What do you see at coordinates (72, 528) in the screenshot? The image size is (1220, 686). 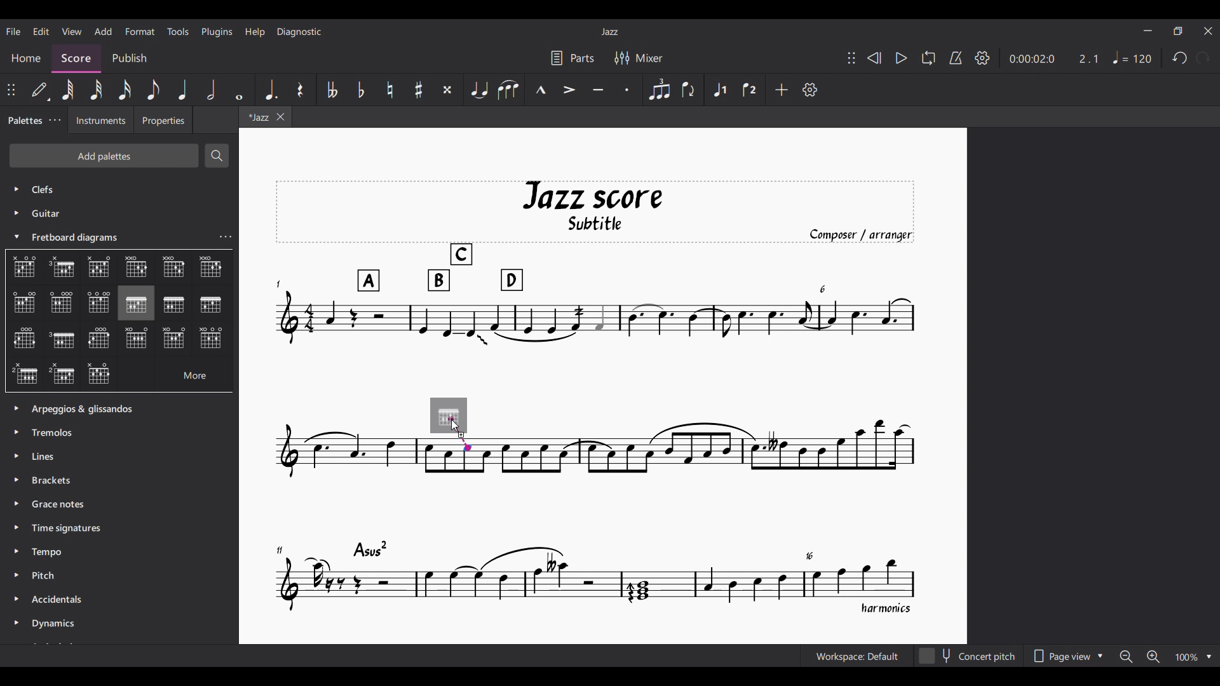 I see `Time` at bounding box center [72, 528].